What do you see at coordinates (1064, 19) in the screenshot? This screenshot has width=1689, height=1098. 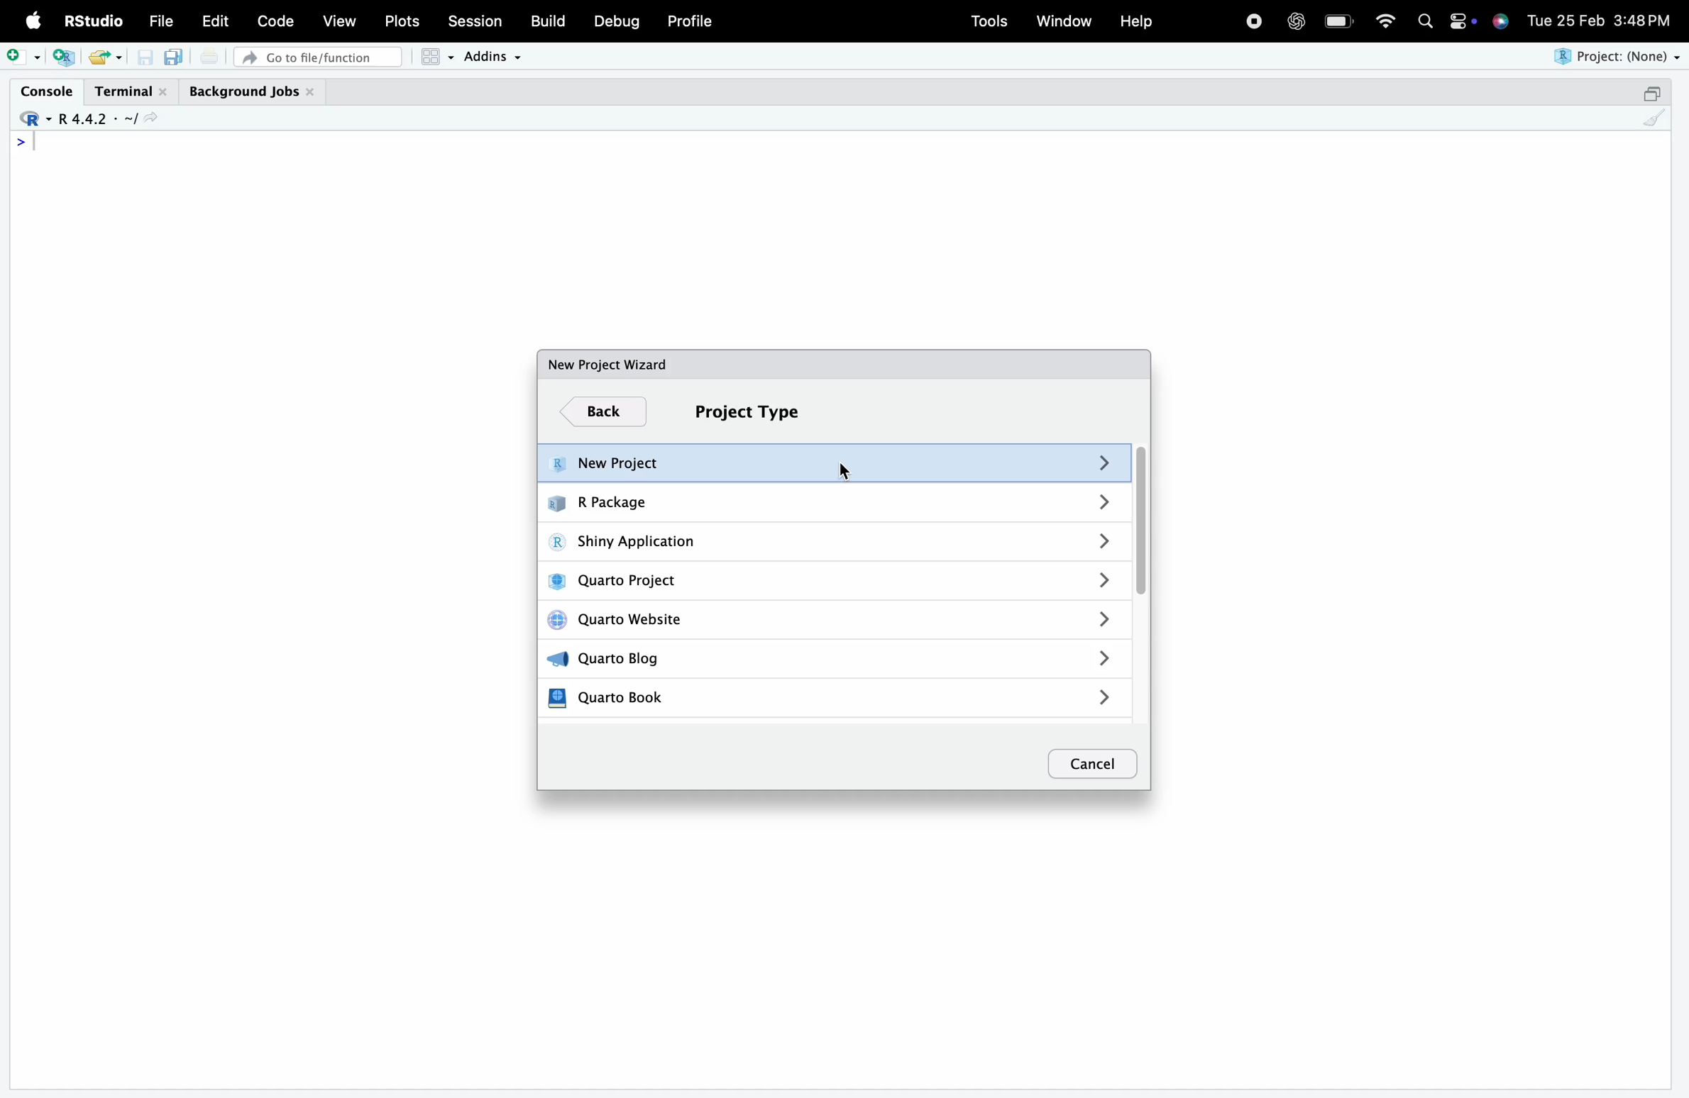 I see `Window` at bounding box center [1064, 19].